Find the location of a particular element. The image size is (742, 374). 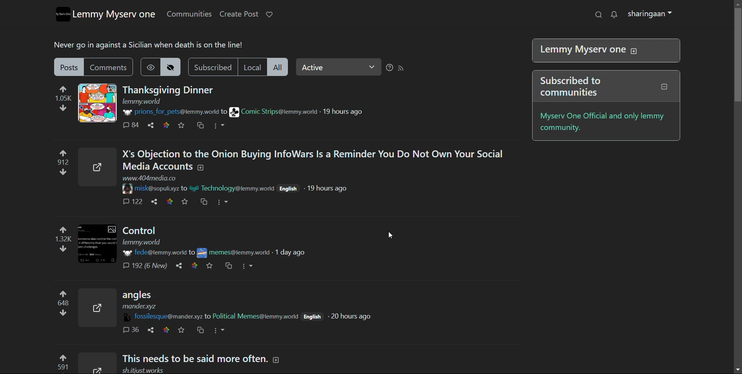

Never go in against a Sicilian when death is on the line! is located at coordinates (151, 46).